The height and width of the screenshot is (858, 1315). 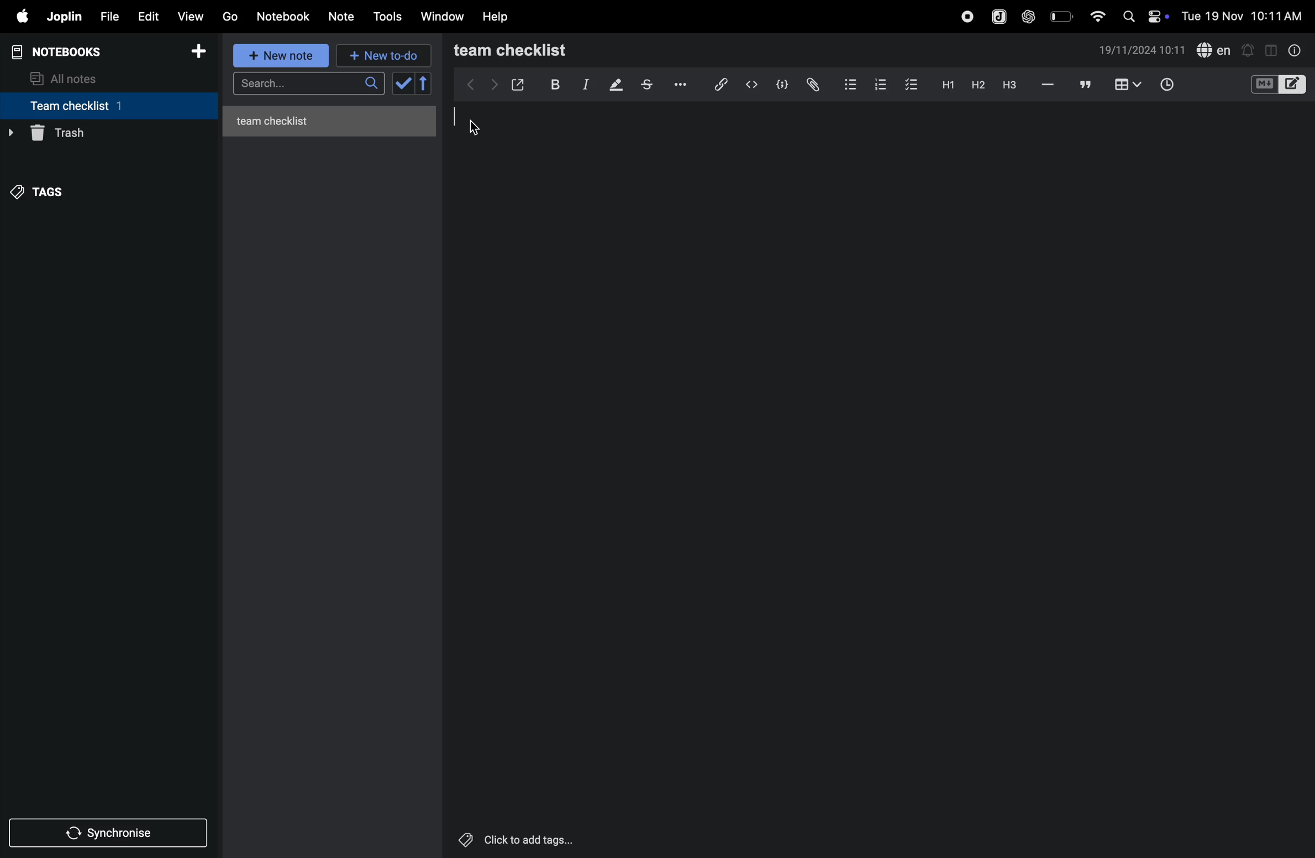 What do you see at coordinates (45, 189) in the screenshot?
I see `tags` at bounding box center [45, 189].